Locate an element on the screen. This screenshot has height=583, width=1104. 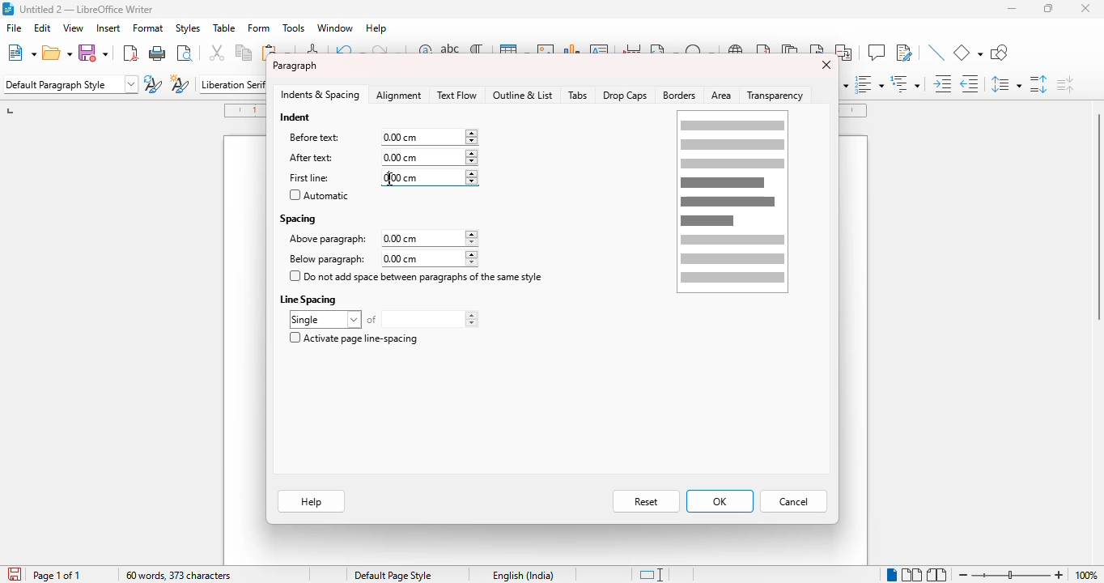
automatic is located at coordinates (319, 195).